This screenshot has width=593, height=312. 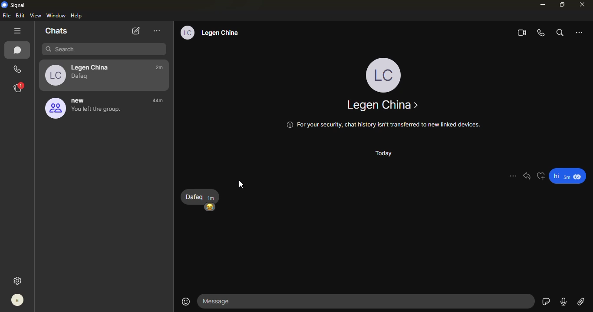 I want to click on help, so click(x=77, y=16).